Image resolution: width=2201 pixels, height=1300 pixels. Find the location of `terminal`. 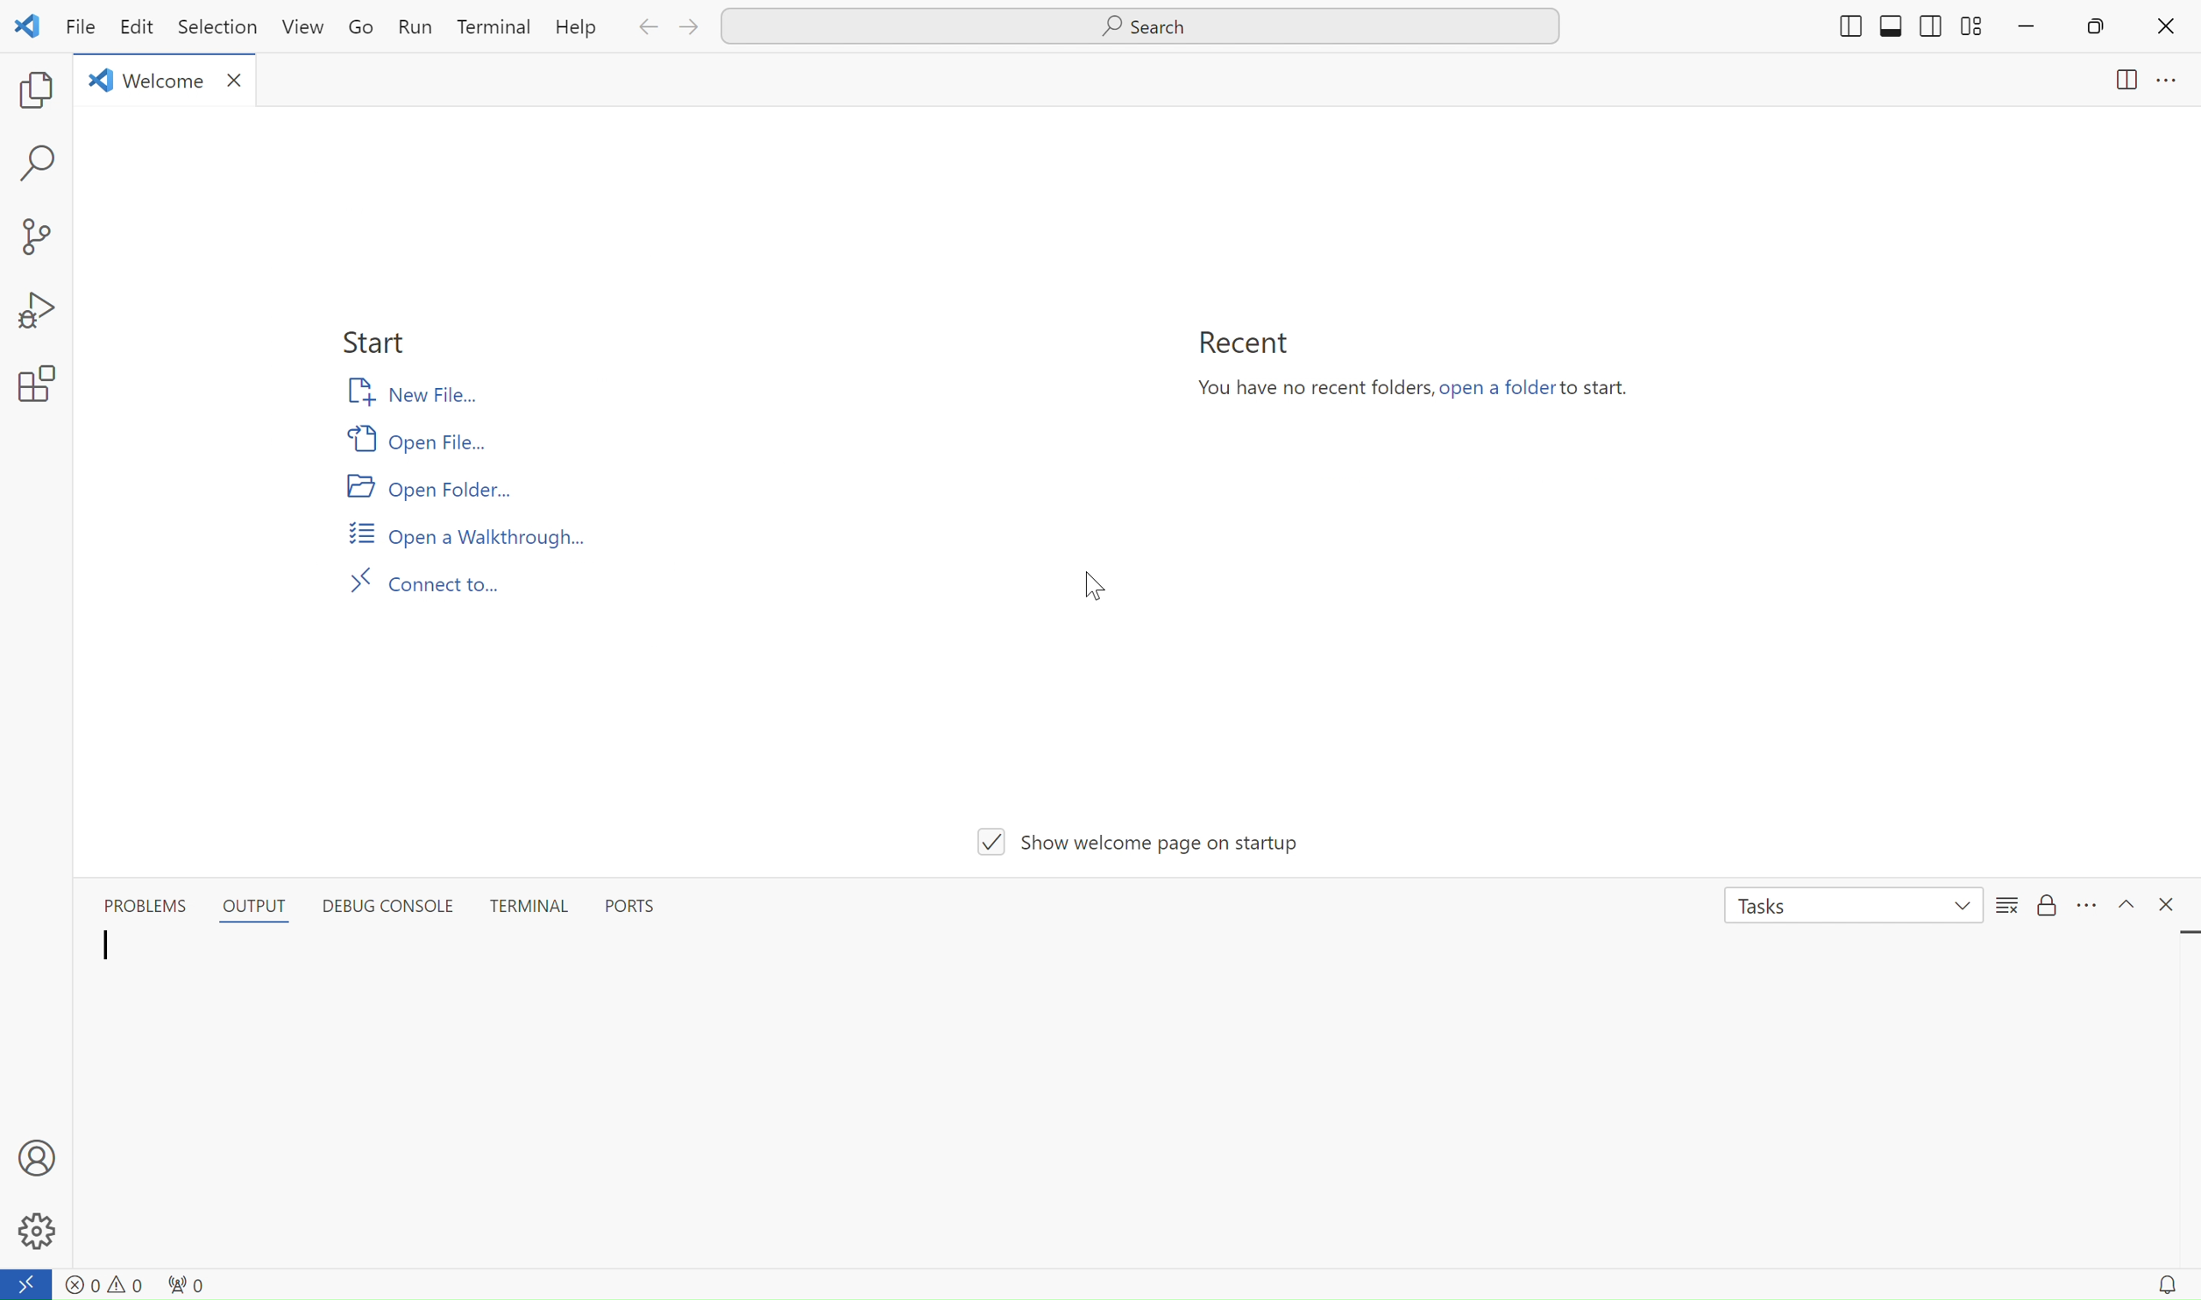

terminal is located at coordinates (529, 908).